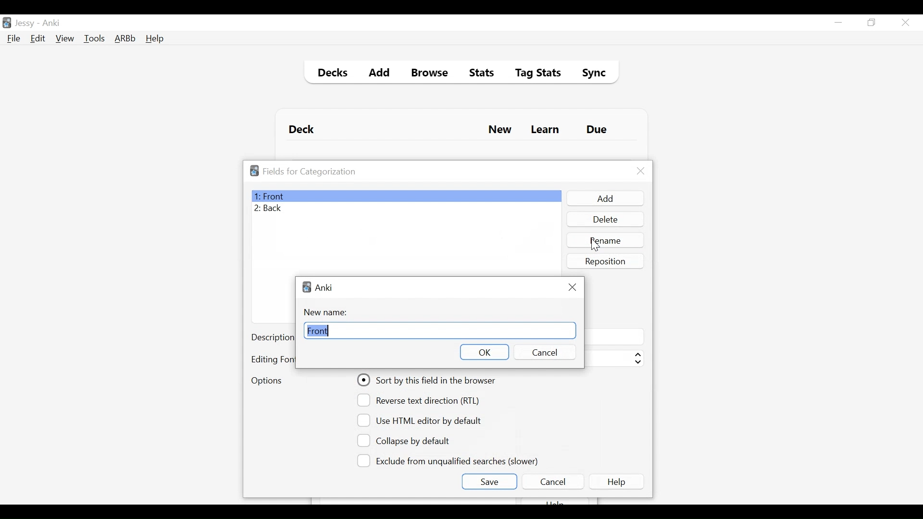 The image size is (923, 519). I want to click on Rename, so click(606, 240).